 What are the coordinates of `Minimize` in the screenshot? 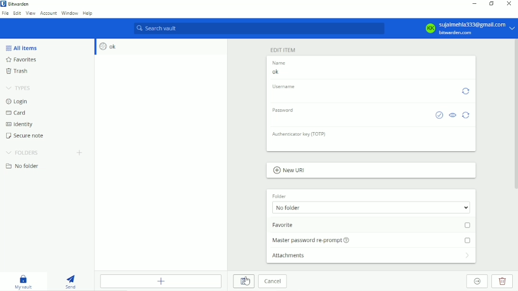 It's located at (474, 4).